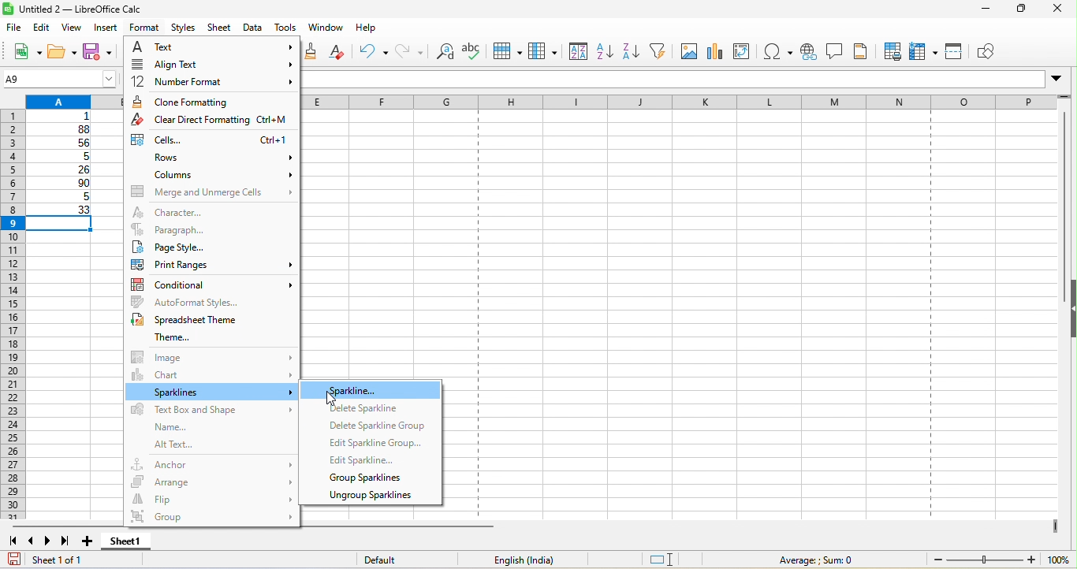 This screenshot has height=569, width=1077. What do you see at coordinates (999, 560) in the screenshot?
I see `zoom` at bounding box center [999, 560].